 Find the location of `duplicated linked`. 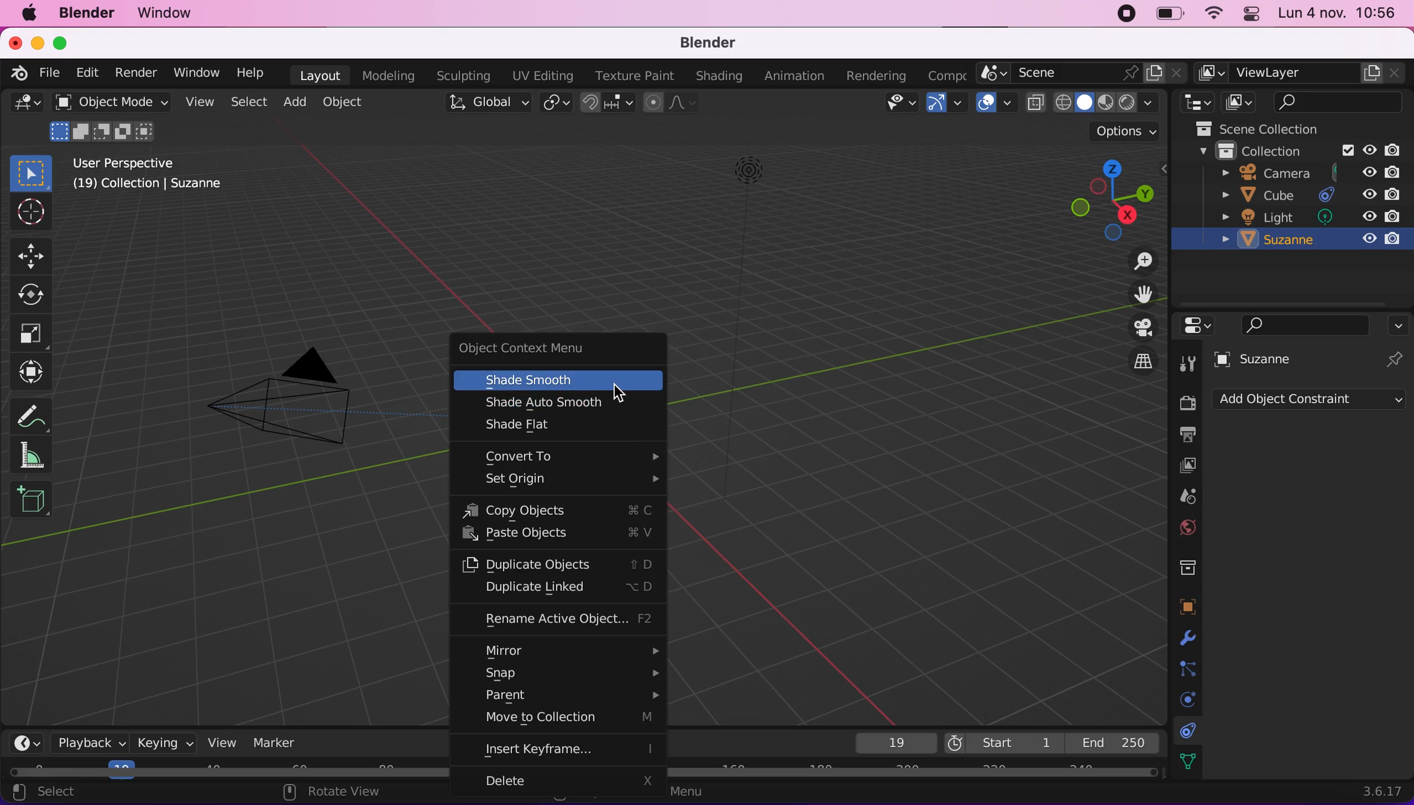

duplicated linked is located at coordinates (562, 589).